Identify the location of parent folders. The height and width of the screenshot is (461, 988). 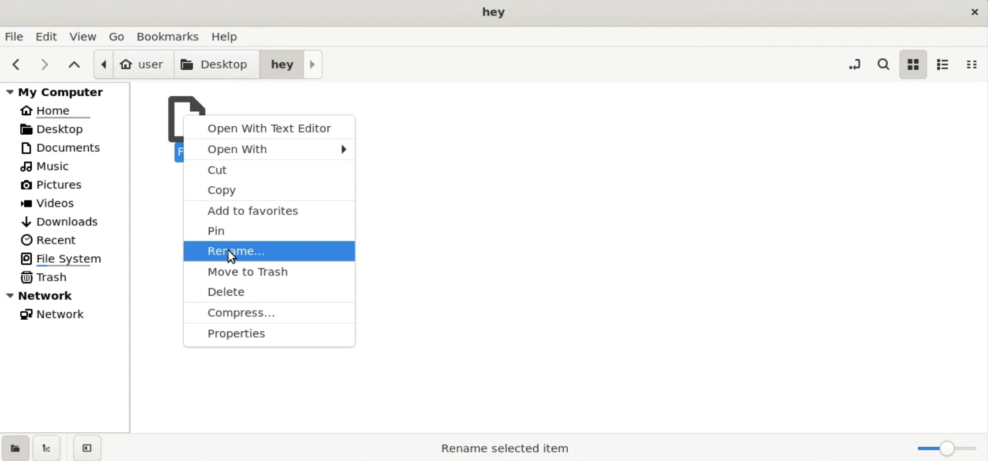
(74, 64).